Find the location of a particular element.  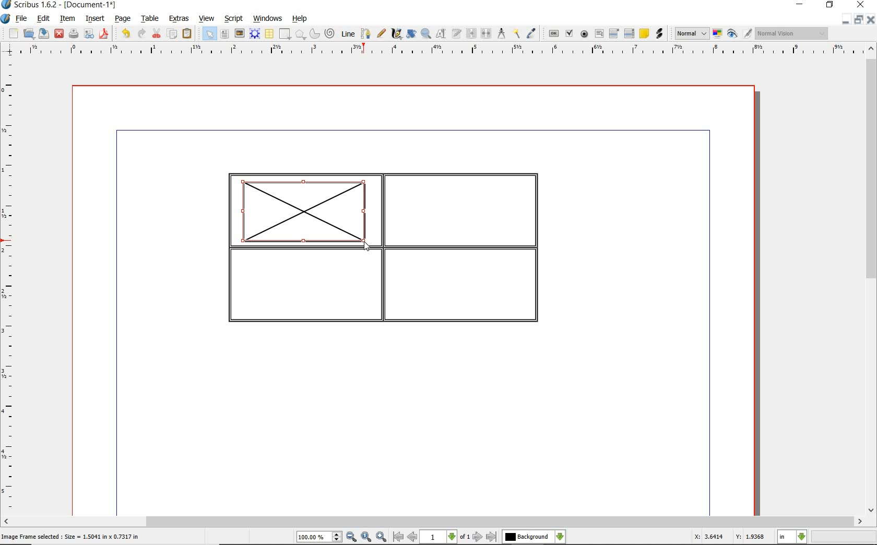

table is located at coordinates (151, 19).